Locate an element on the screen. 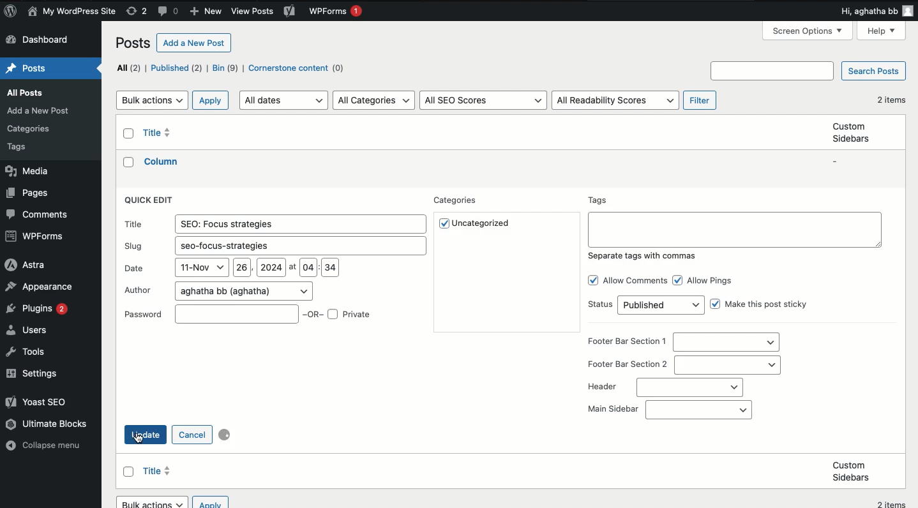 The image size is (918, 508). Allow comments is located at coordinates (636, 281).